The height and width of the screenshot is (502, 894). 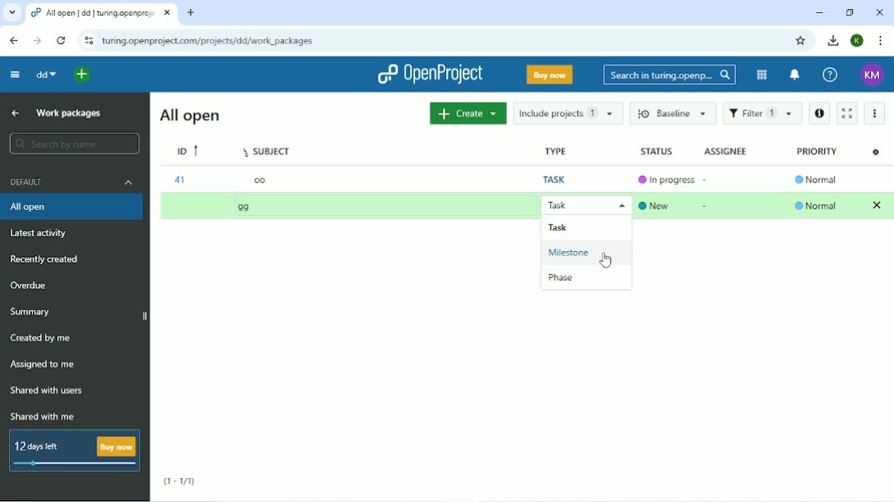 I want to click on Open quick add menu, so click(x=82, y=75).